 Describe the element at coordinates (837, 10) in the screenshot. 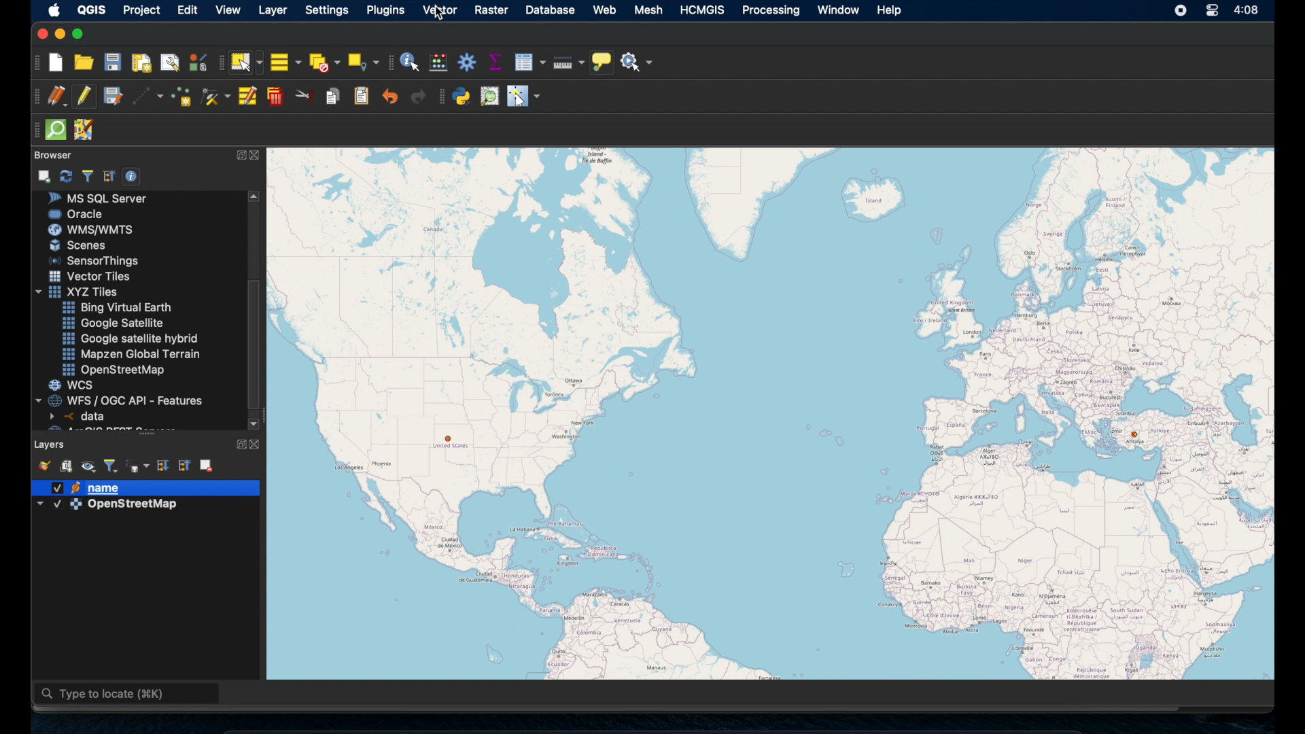

I see `window` at that location.